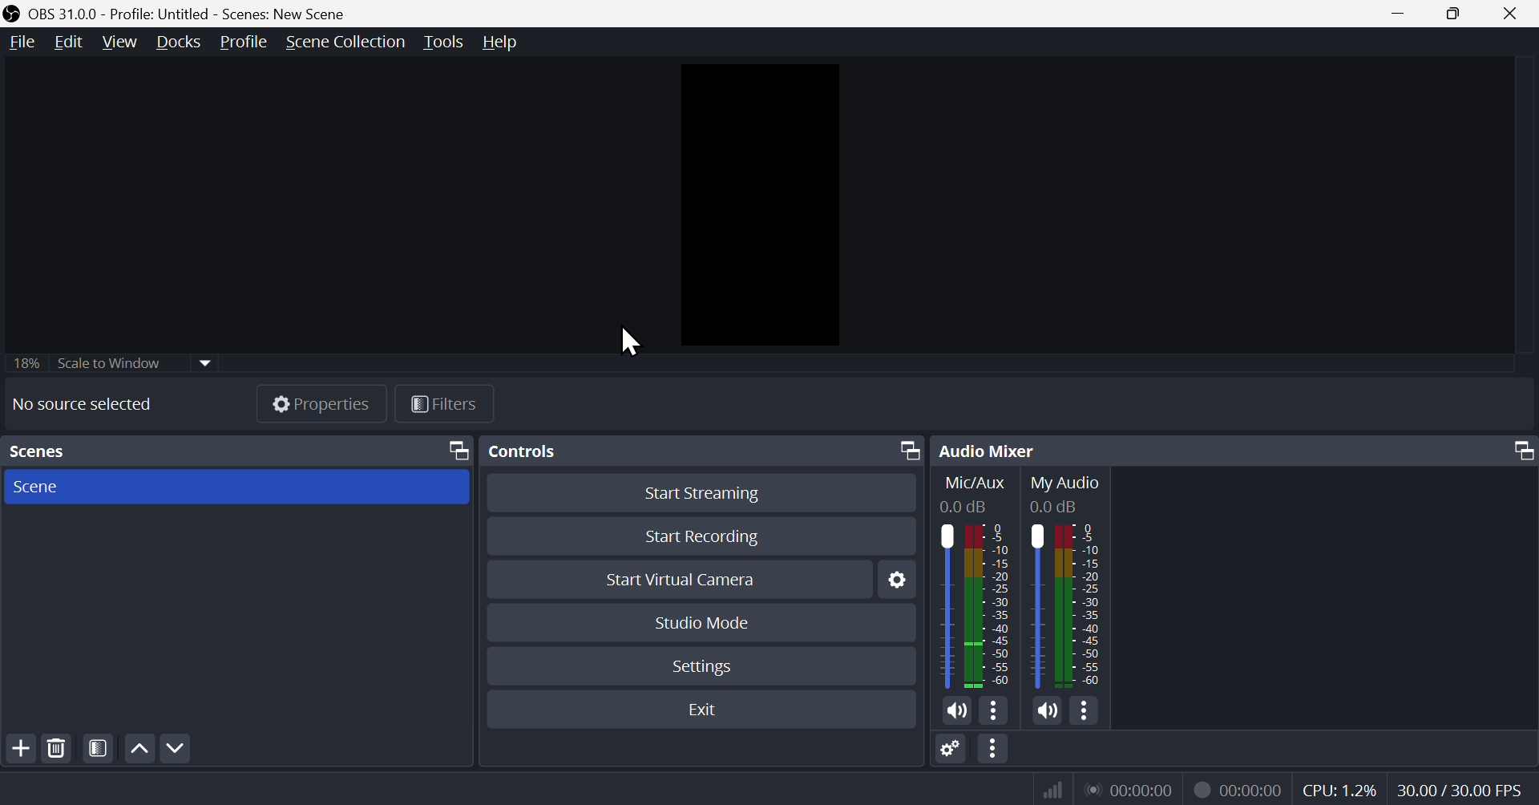  Describe the element at coordinates (1044, 710) in the screenshot. I see `Mute/Unmute` at that location.